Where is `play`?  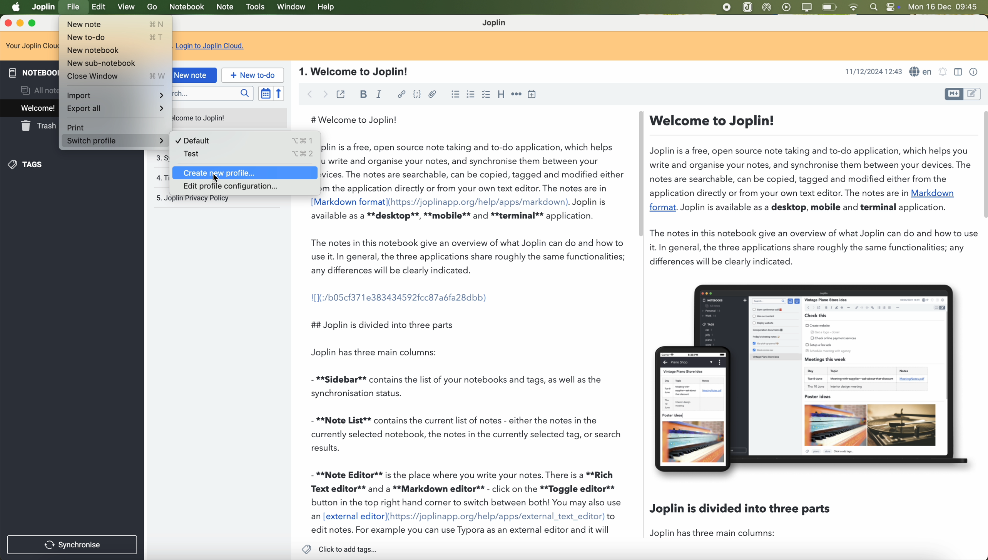
play is located at coordinates (787, 7).